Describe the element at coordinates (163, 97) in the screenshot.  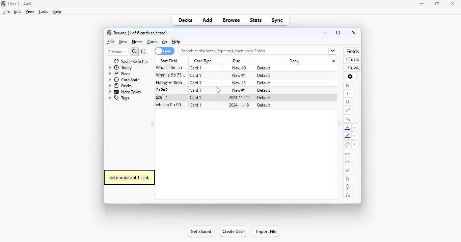
I see `2x8=?` at that location.